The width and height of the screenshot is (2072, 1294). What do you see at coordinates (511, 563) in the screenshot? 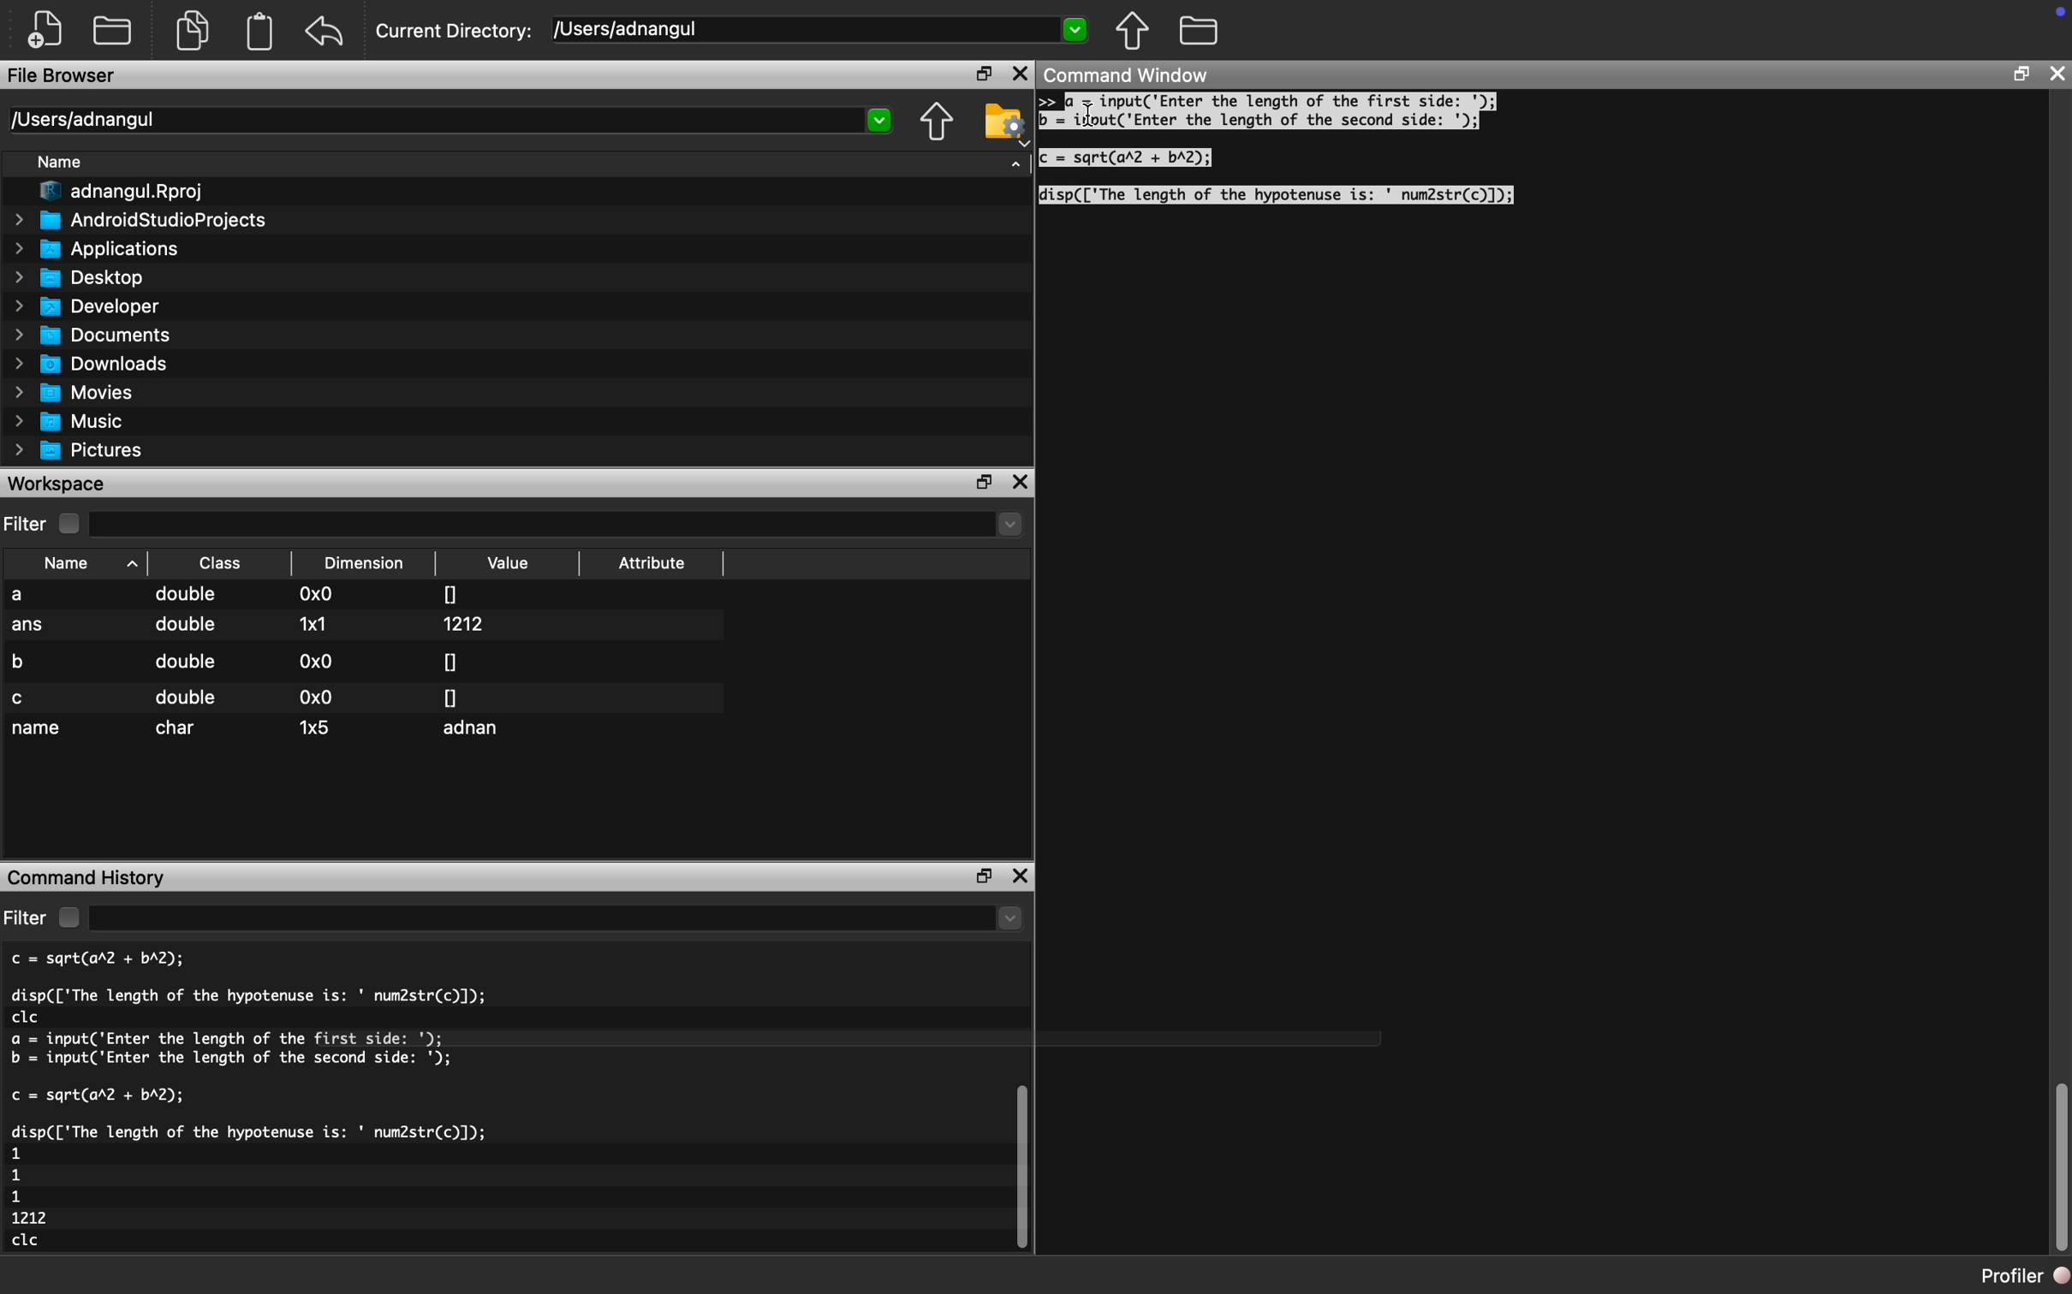
I see `Value` at bounding box center [511, 563].